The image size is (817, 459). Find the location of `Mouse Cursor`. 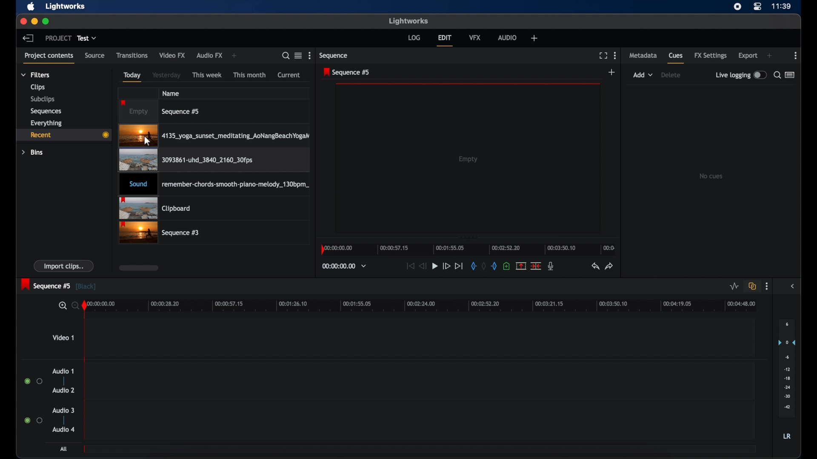

Mouse Cursor is located at coordinates (147, 142).